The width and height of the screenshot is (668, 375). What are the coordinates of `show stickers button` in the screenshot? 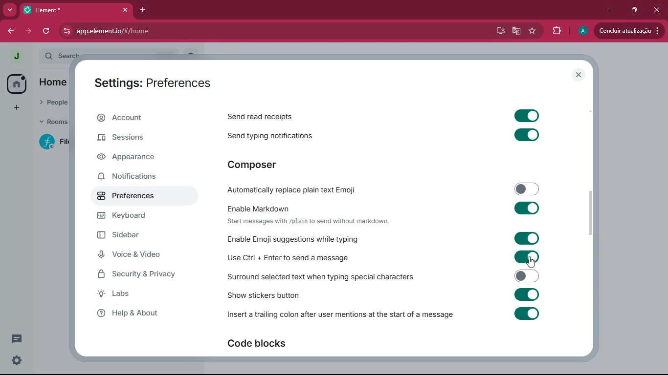 It's located at (264, 296).